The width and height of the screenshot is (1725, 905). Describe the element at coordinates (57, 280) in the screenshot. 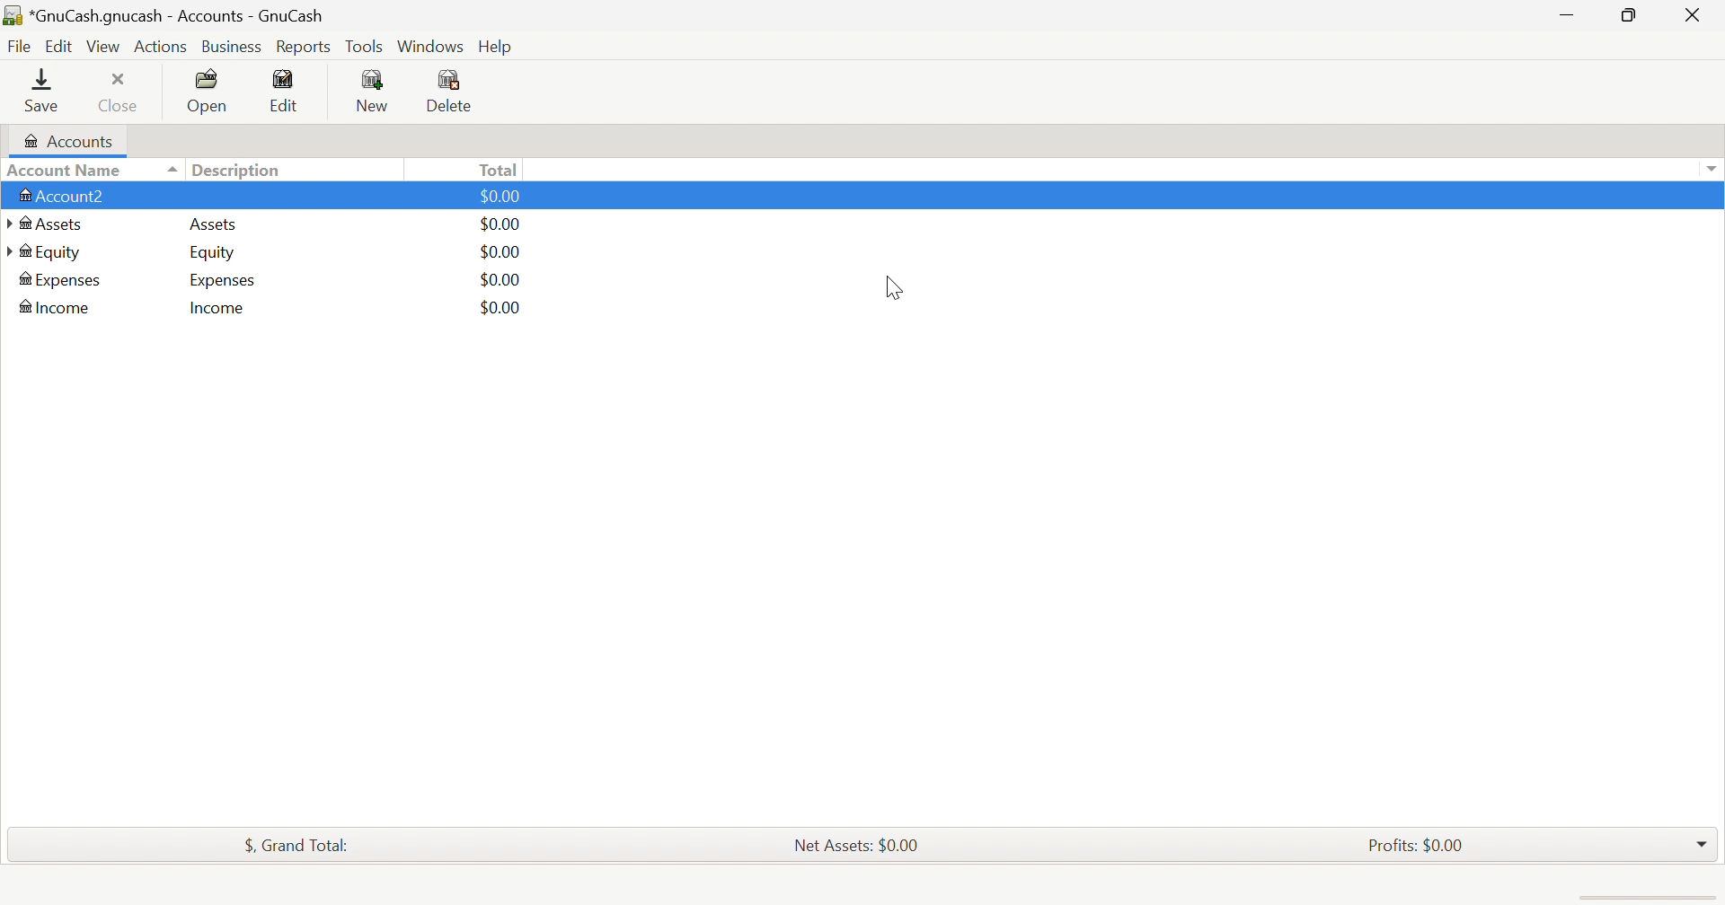

I see `Expenses` at that location.